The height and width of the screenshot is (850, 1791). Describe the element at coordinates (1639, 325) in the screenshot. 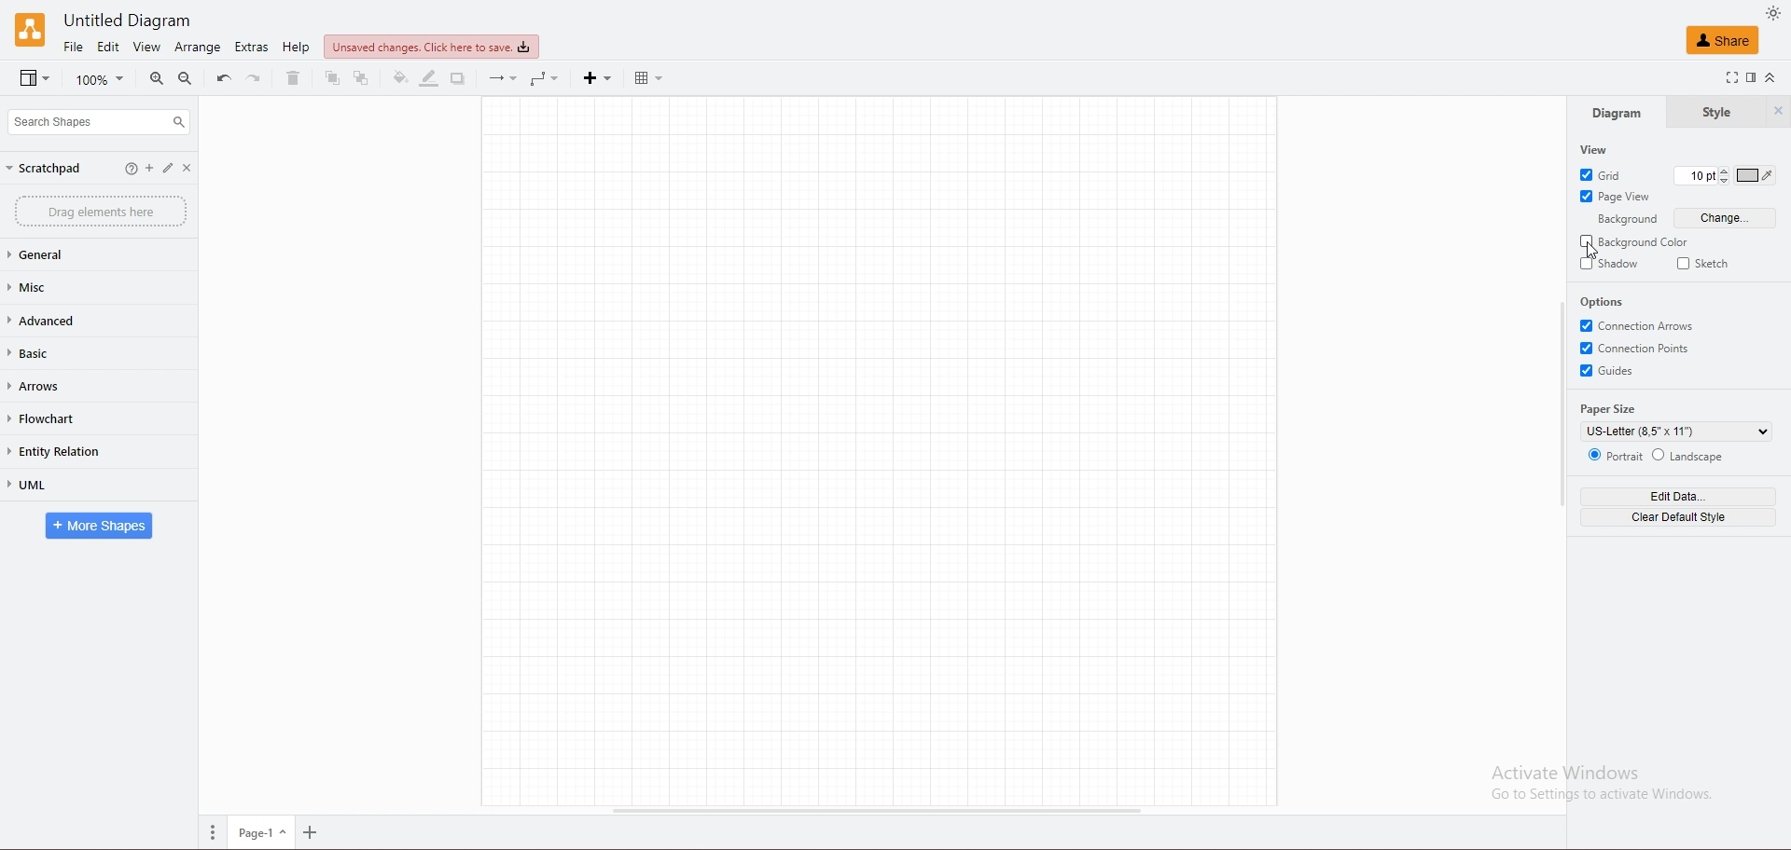

I see `connection arrows` at that location.